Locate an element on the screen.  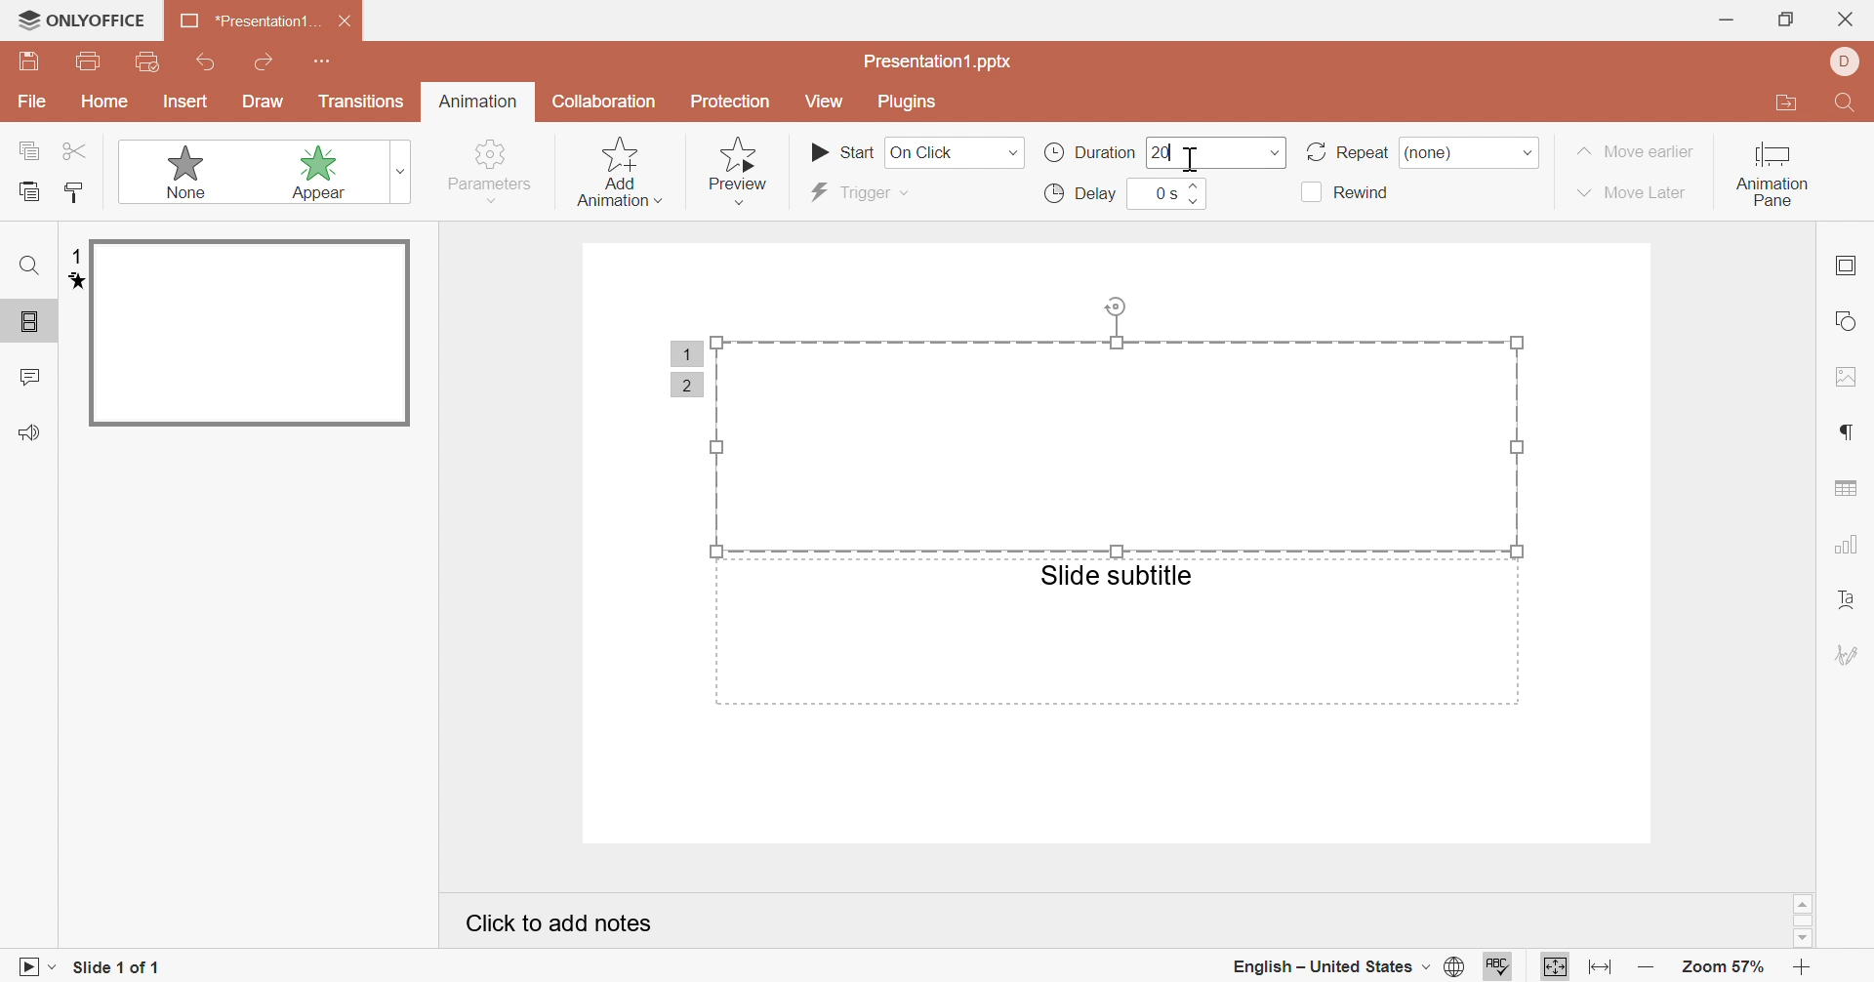
more animations is located at coordinates (404, 170).